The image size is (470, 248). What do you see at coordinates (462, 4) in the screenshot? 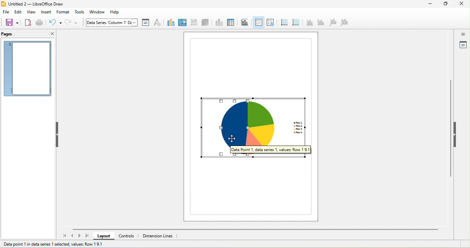
I see `close` at bounding box center [462, 4].